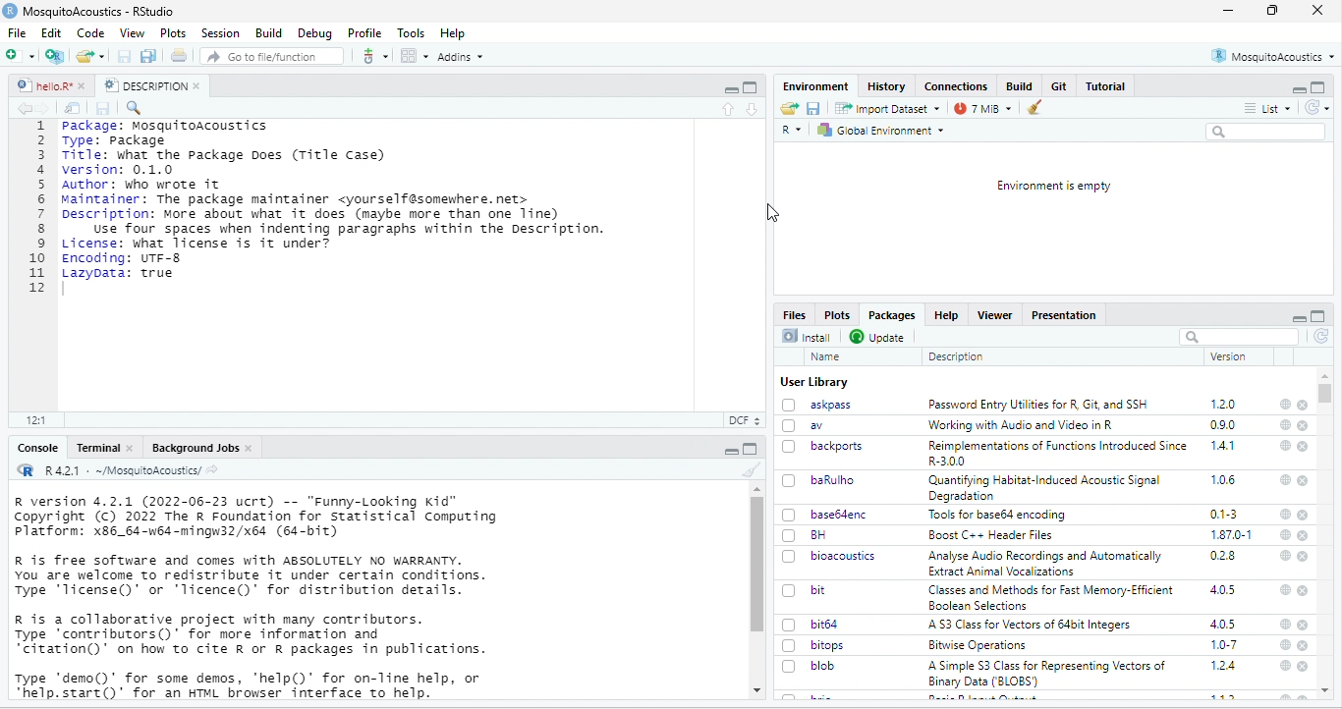 The height and width of the screenshot is (709, 1342). What do you see at coordinates (1050, 597) in the screenshot?
I see `Classes and Methods for Fast Memory-Efficient Boolean Selections` at bounding box center [1050, 597].